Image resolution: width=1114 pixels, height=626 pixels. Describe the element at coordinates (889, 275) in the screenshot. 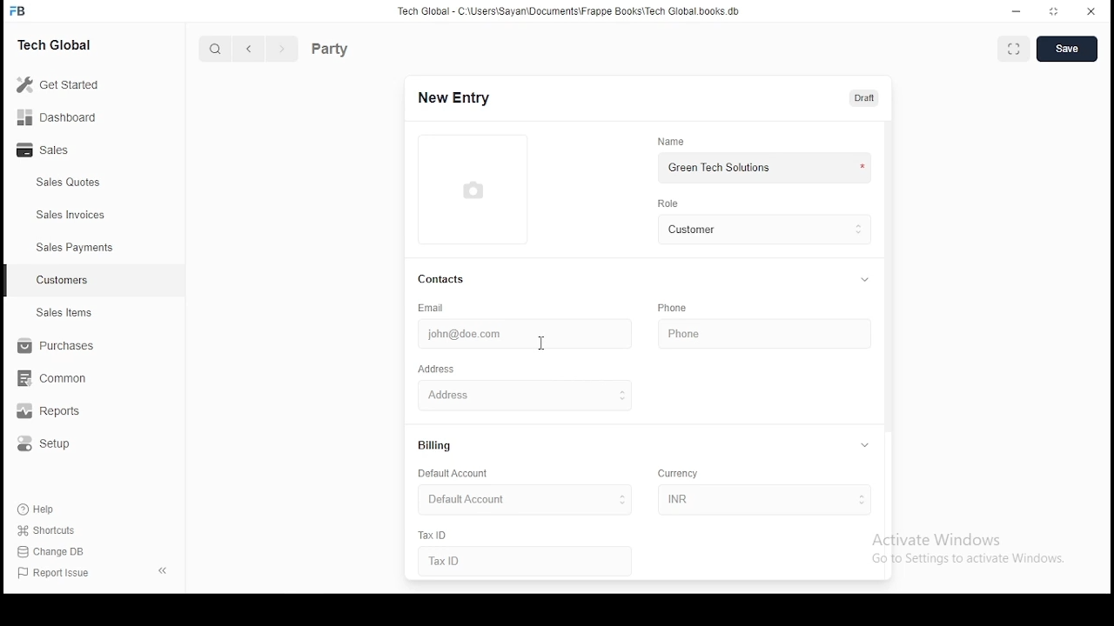

I see `vertical scroll bar` at that location.